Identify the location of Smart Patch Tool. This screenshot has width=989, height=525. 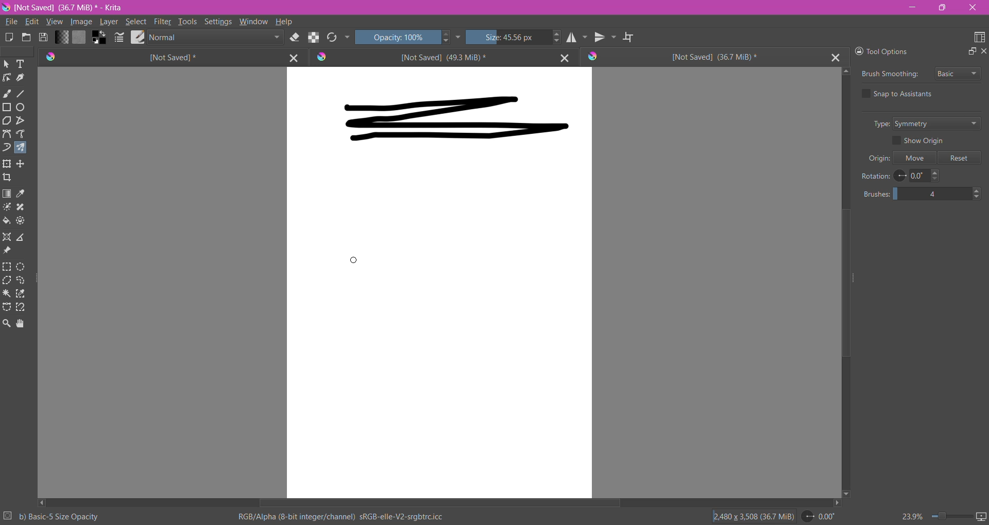
(21, 207).